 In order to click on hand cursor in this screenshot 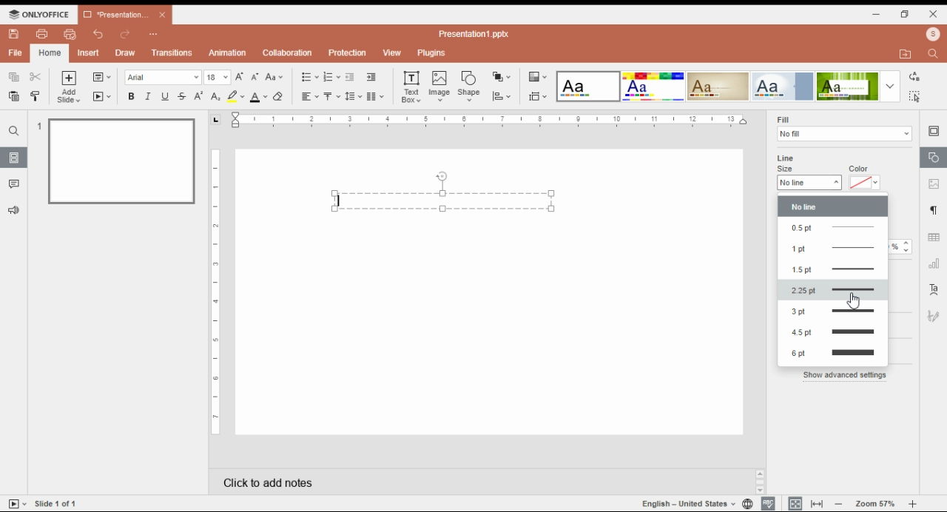, I will do `click(853, 300)`.